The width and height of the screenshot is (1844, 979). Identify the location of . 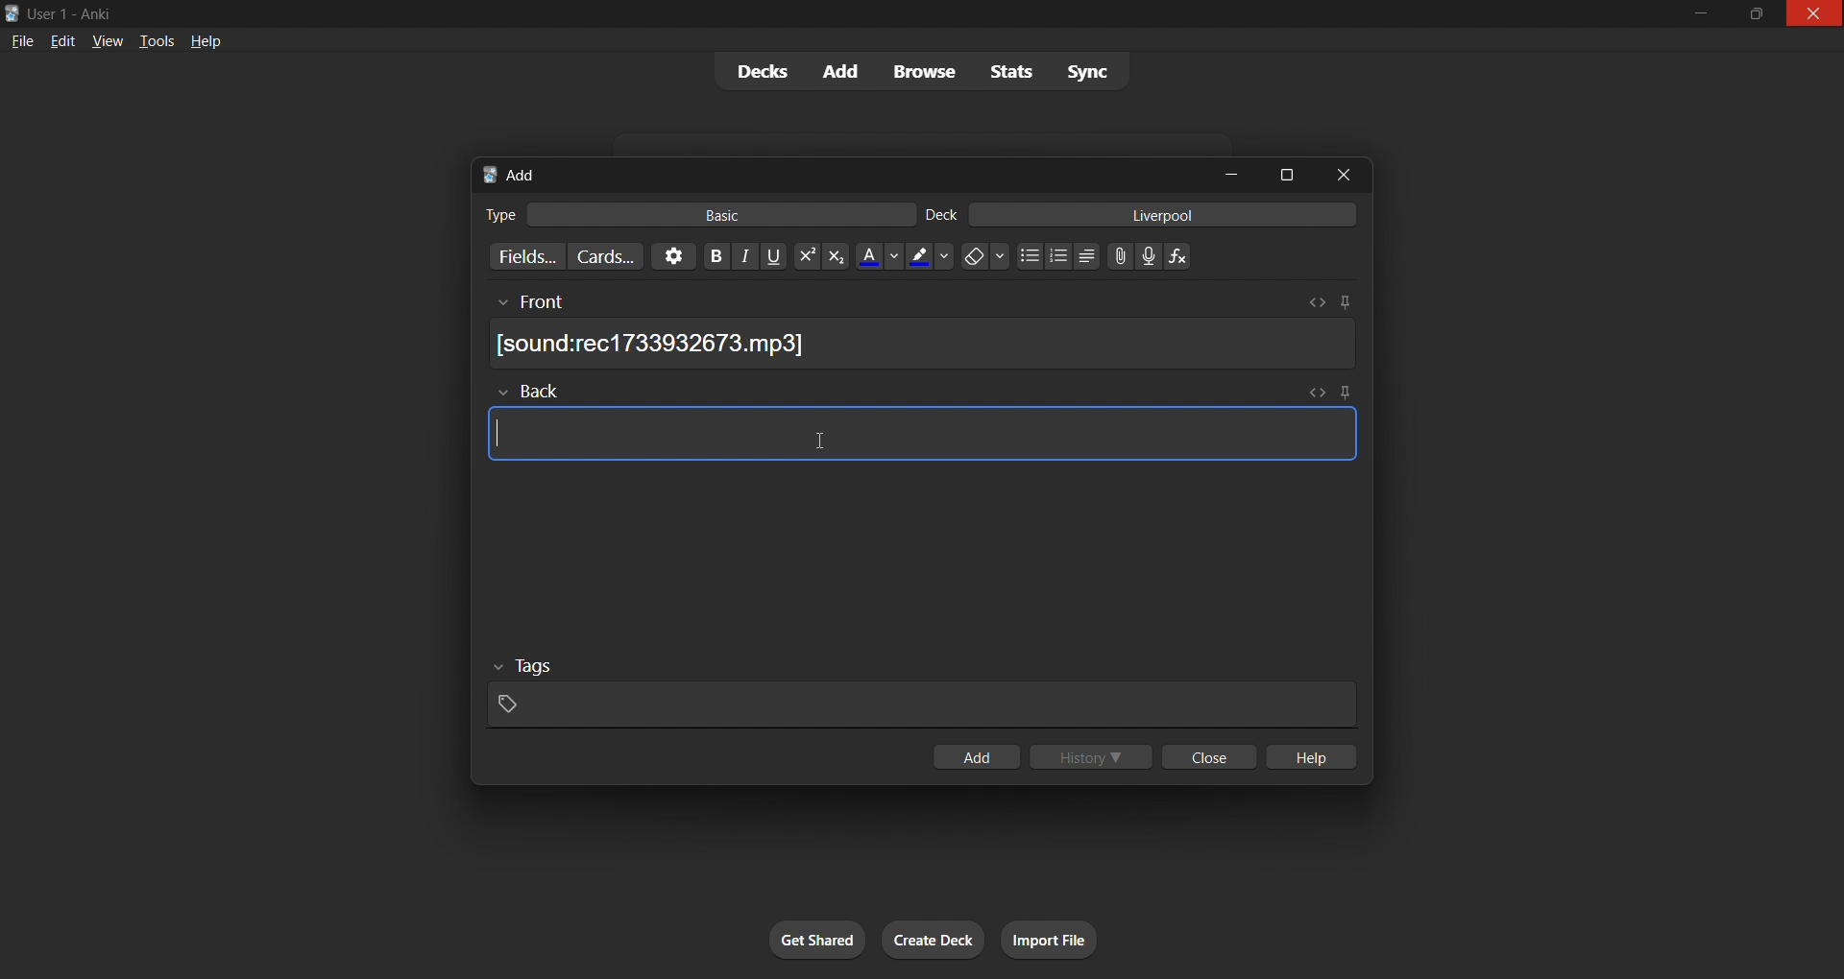
(1160, 215).